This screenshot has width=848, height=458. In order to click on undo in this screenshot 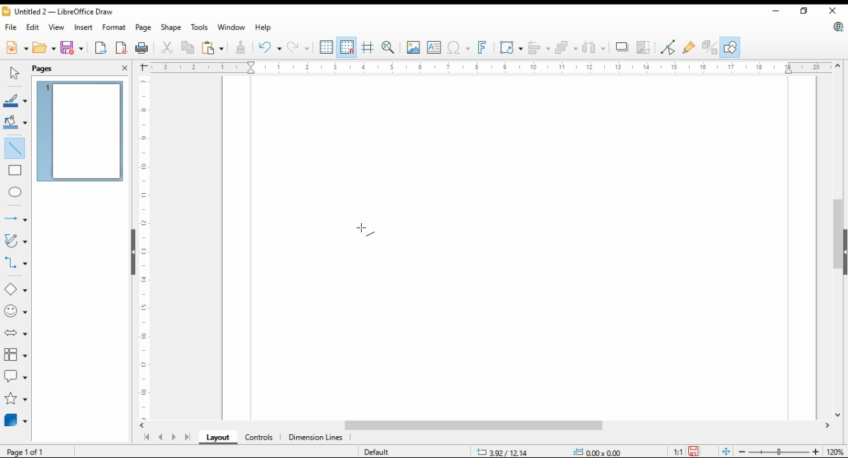, I will do `click(270, 46)`.